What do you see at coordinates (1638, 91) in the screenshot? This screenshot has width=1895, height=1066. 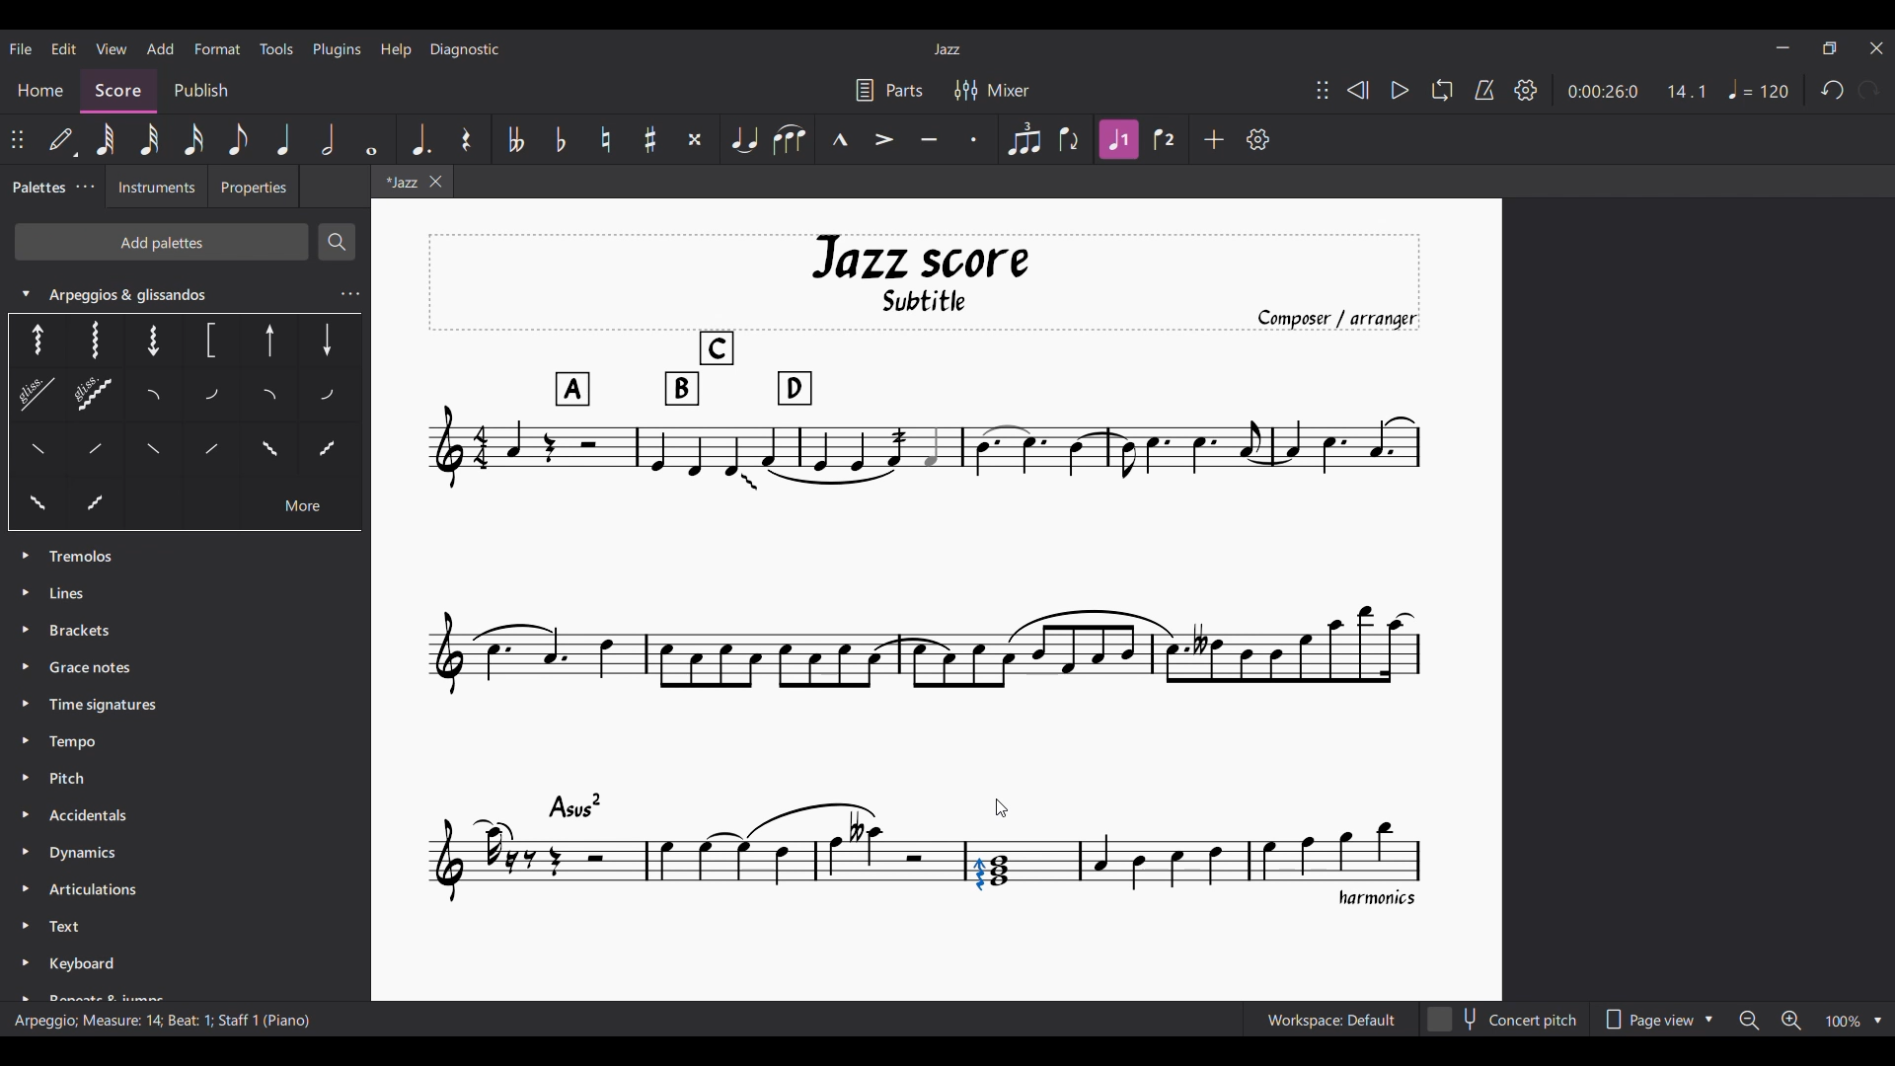 I see `Duration and ratio changed` at bounding box center [1638, 91].